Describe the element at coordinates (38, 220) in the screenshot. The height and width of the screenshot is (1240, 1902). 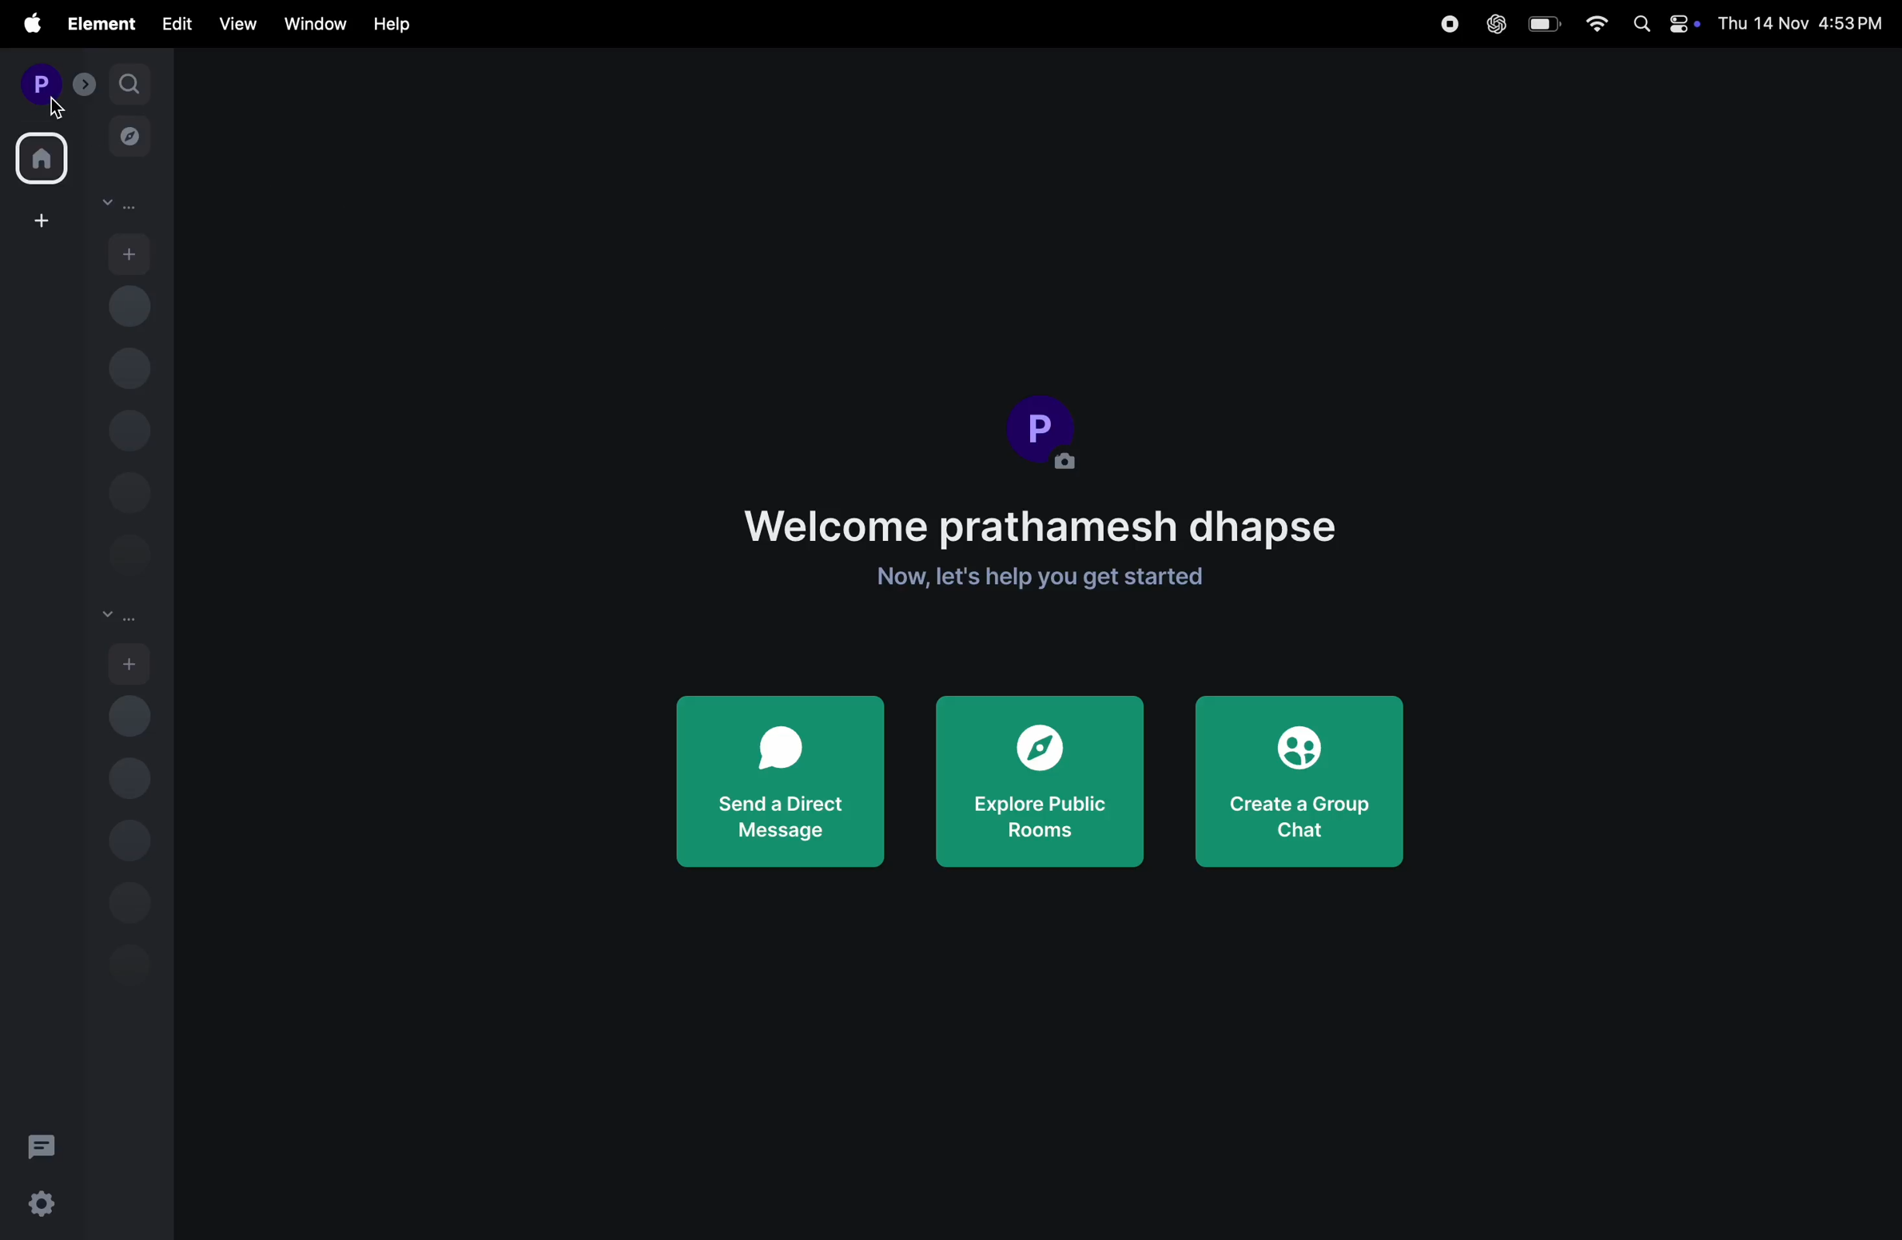
I see `create workspace` at that location.